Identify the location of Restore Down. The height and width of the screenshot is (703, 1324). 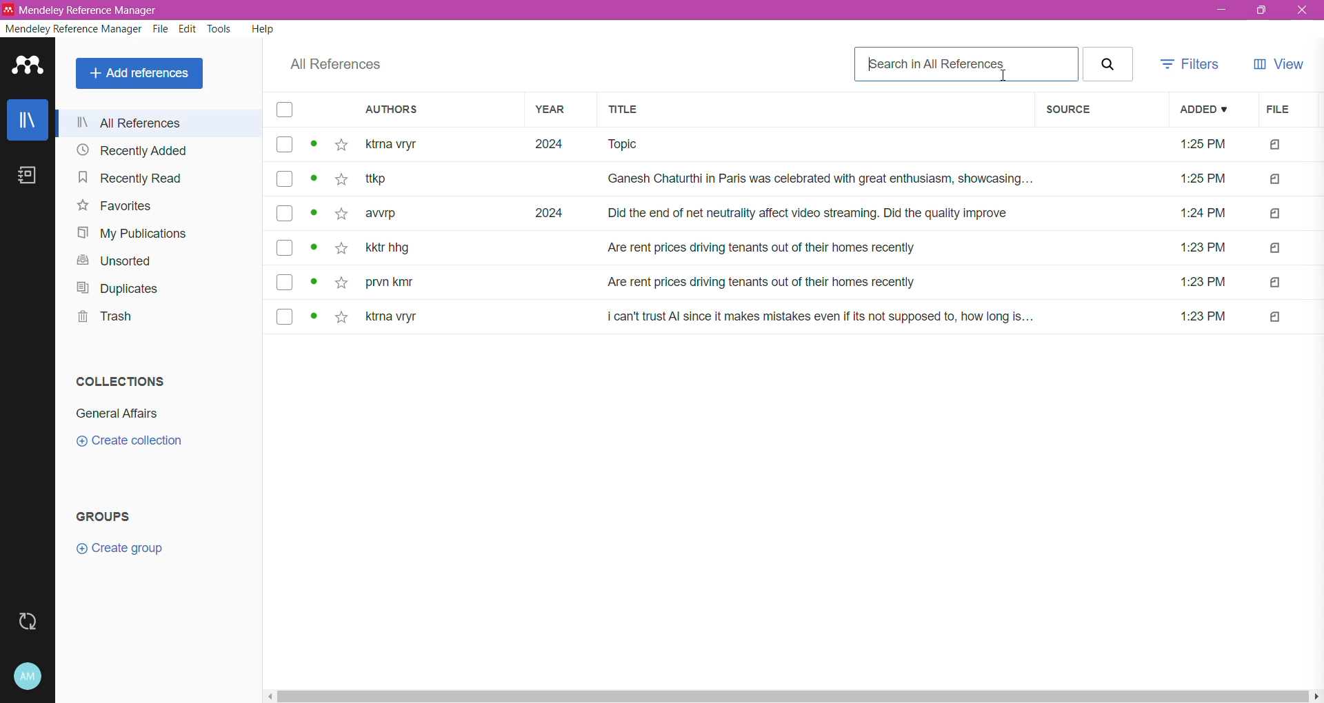
(1263, 12).